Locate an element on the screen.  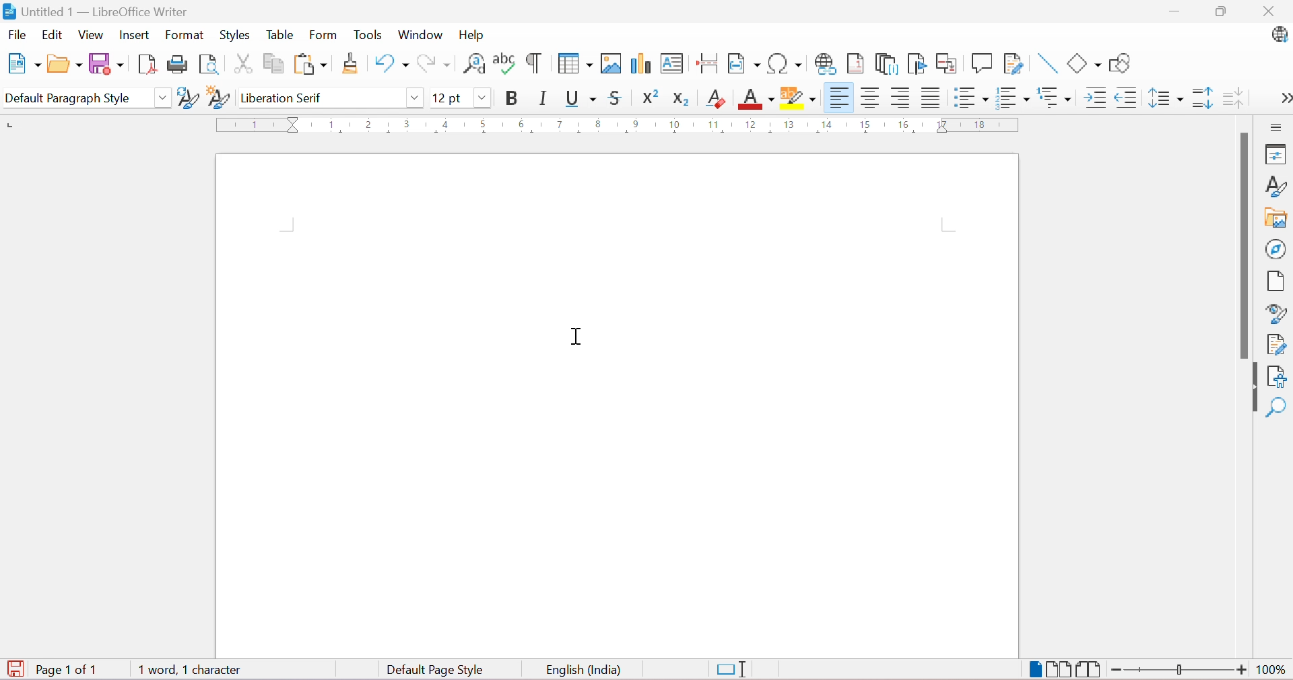
Cursor is located at coordinates (578, 337).